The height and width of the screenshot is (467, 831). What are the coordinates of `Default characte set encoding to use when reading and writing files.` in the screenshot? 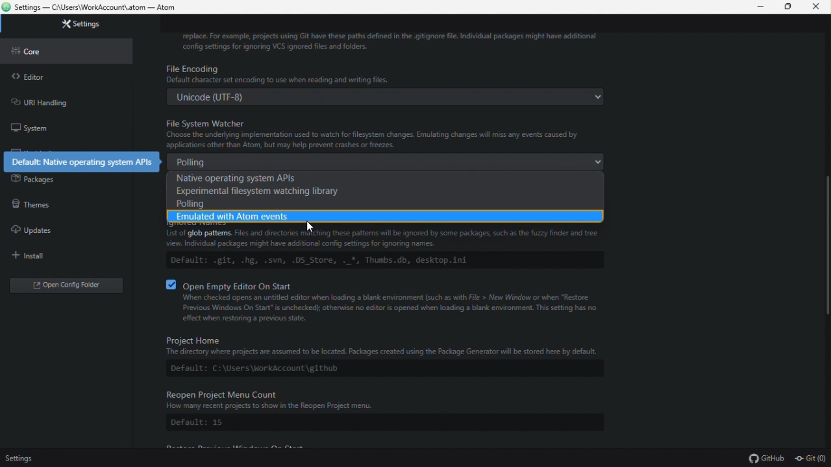 It's located at (367, 73).